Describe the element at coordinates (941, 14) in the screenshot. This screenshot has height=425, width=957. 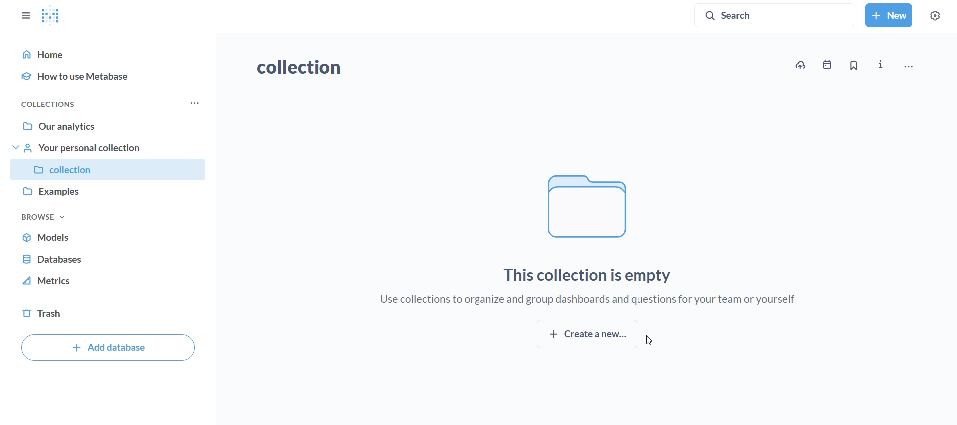
I see `settings` at that location.